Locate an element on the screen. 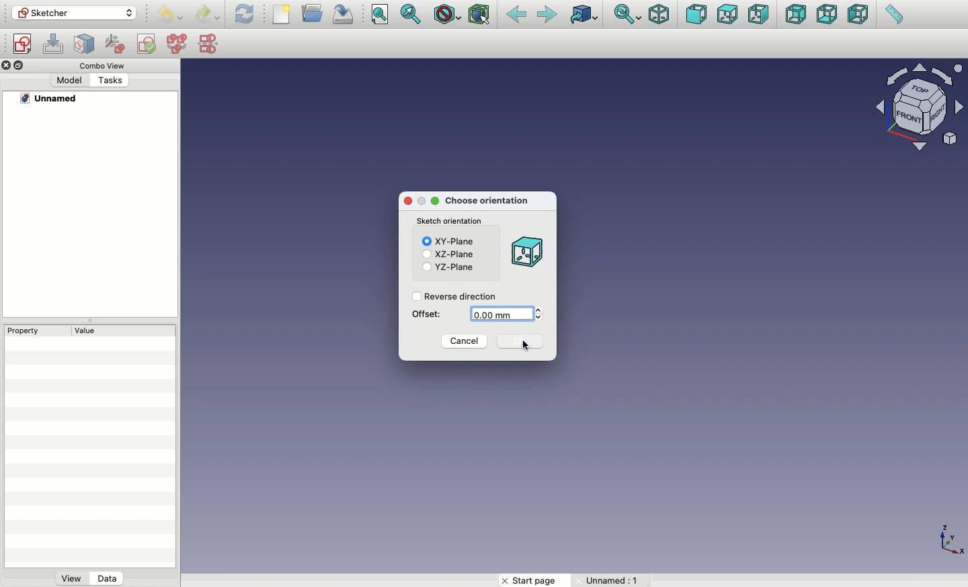 The width and height of the screenshot is (968, 587). YX plane is located at coordinates (448, 267).